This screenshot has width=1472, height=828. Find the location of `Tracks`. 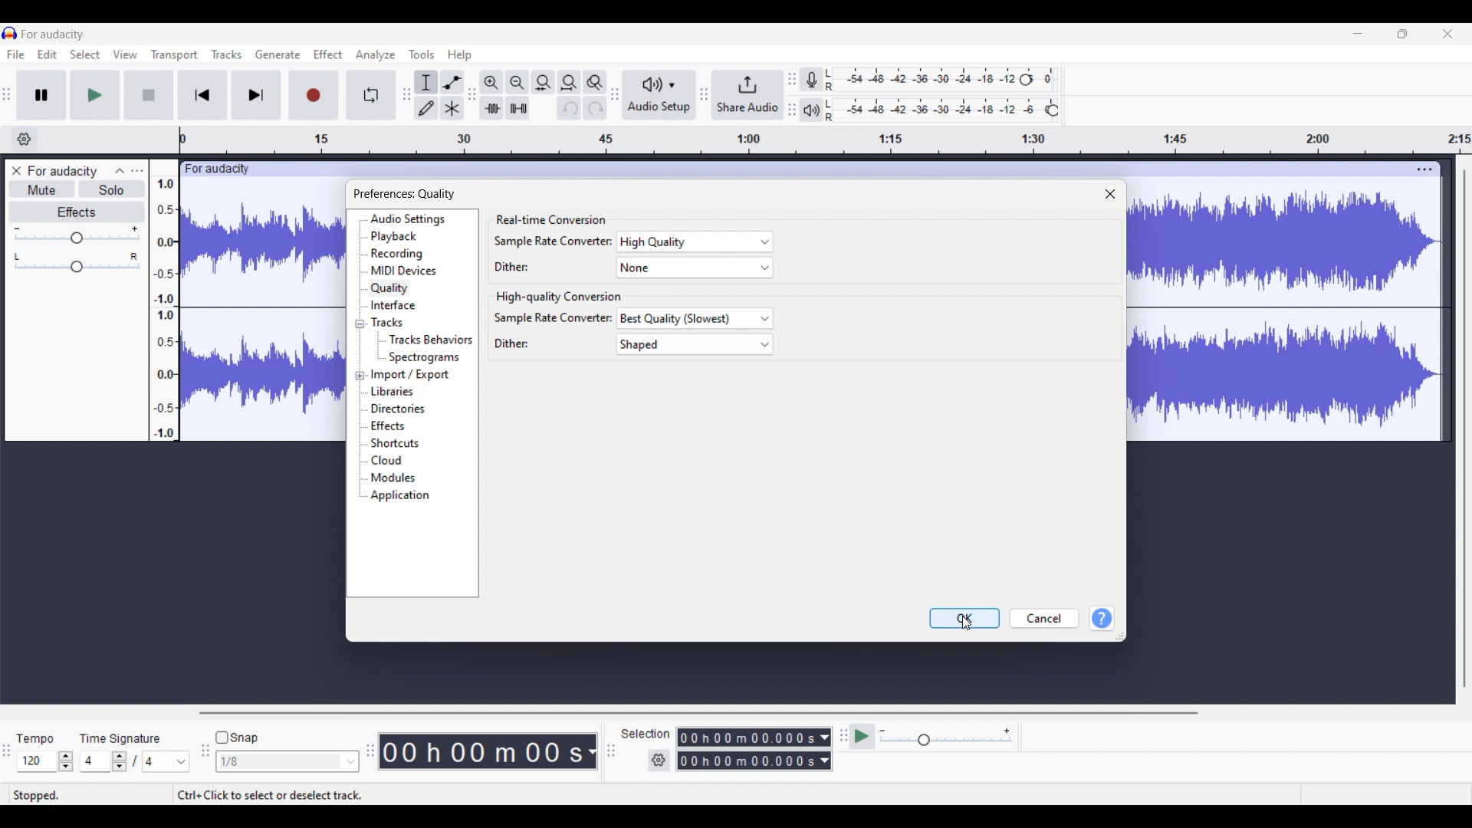

Tracks is located at coordinates (389, 322).